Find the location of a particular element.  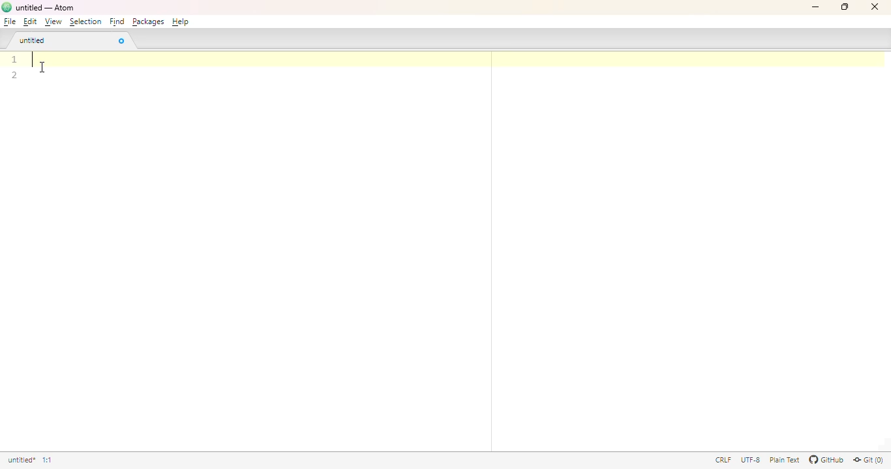

close is located at coordinates (875, 7).